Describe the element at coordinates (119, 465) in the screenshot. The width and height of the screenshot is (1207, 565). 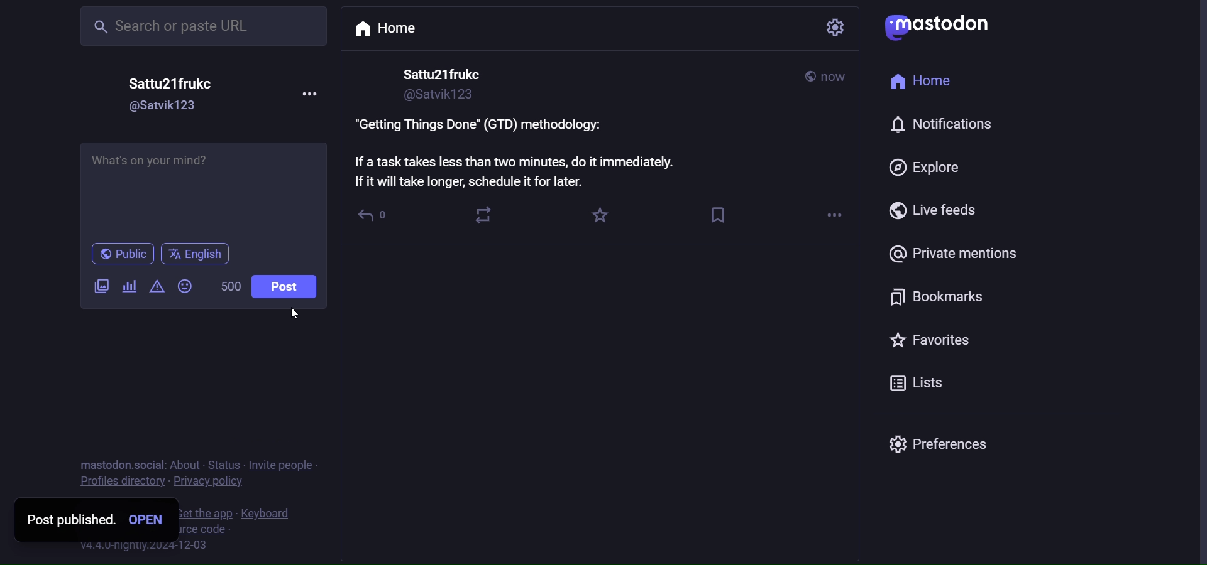
I see `mastodon social` at that location.